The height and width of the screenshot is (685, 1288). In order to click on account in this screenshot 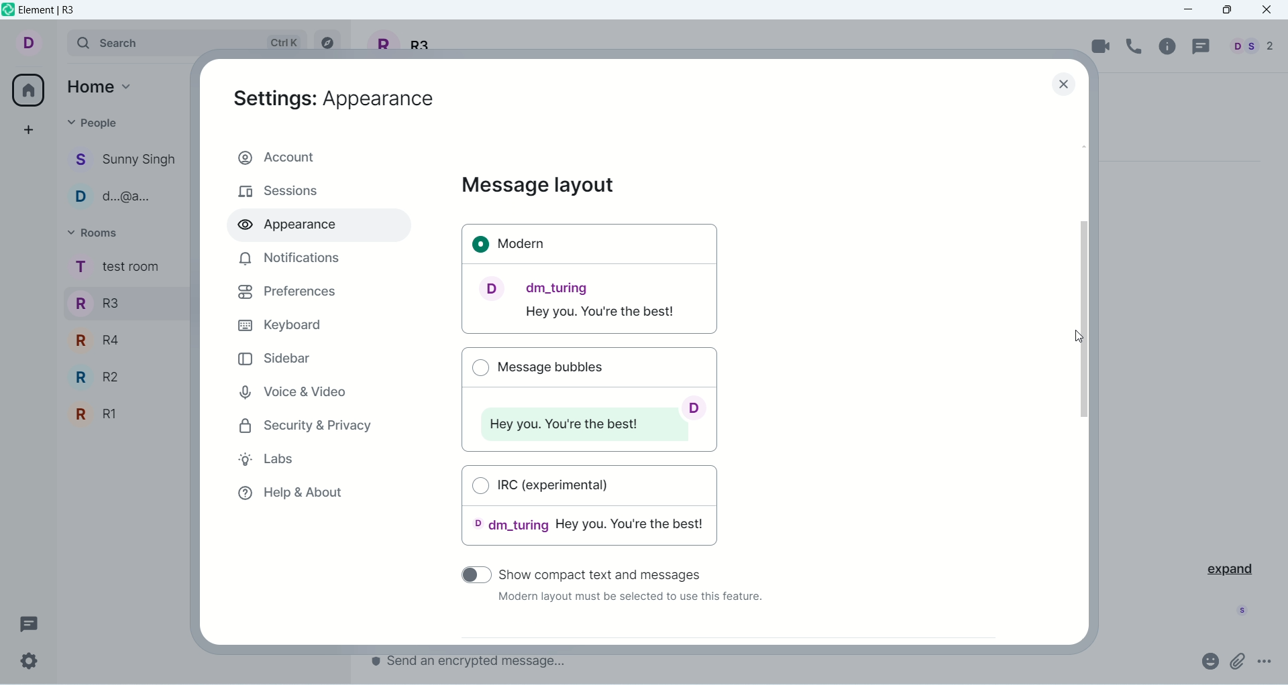, I will do `click(319, 155)`.